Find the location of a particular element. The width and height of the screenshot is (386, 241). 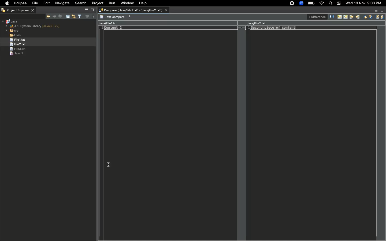

Help is located at coordinates (143, 3).